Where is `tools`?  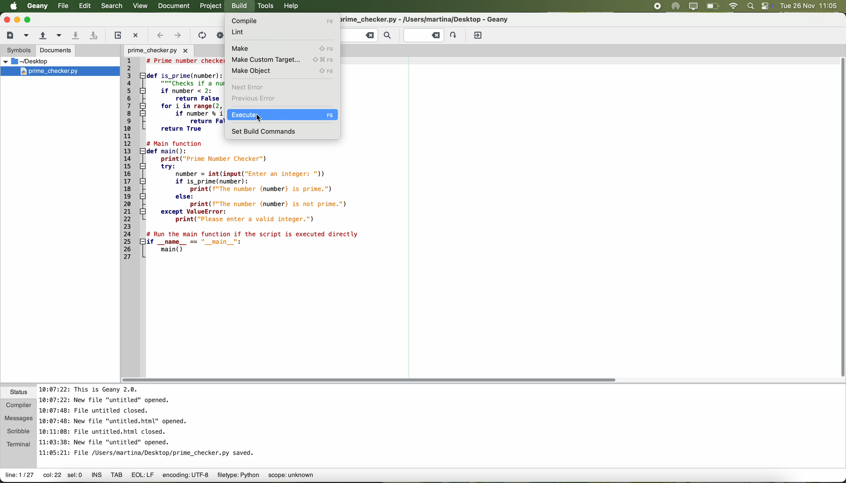
tools is located at coordinates (266, 7).